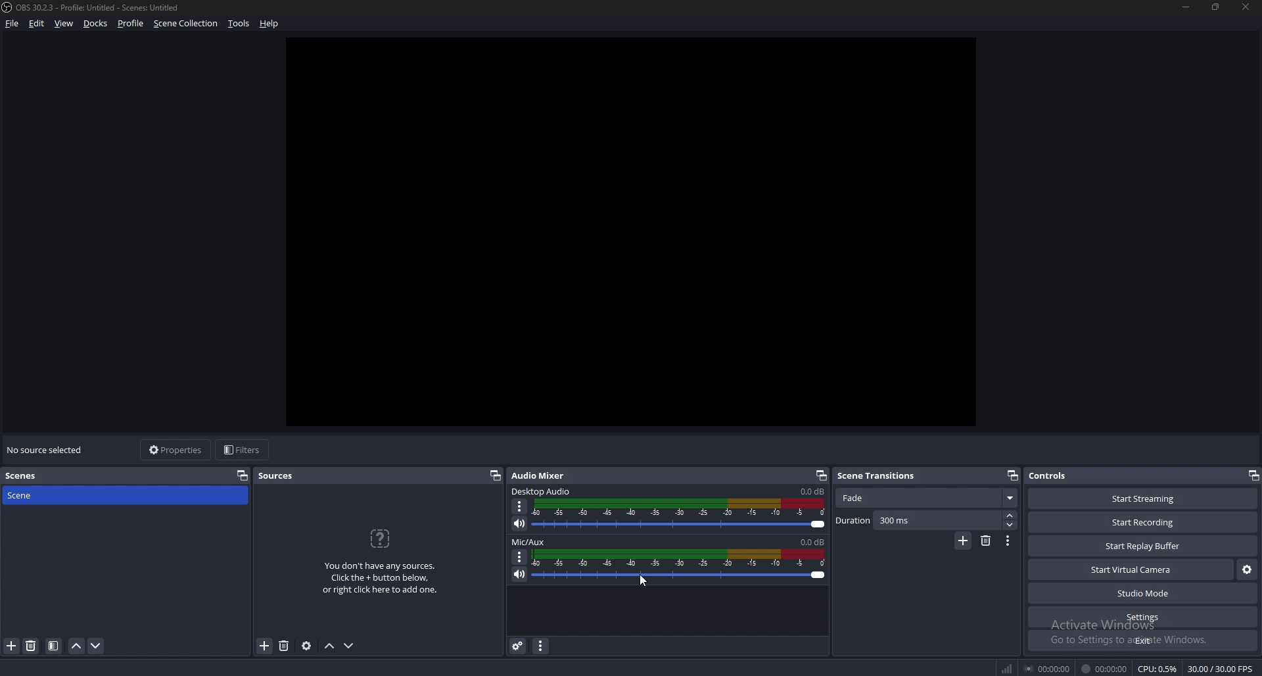  Describe the element at coordinates (643, 582) in the screenshot. I see `cursor` at that location.